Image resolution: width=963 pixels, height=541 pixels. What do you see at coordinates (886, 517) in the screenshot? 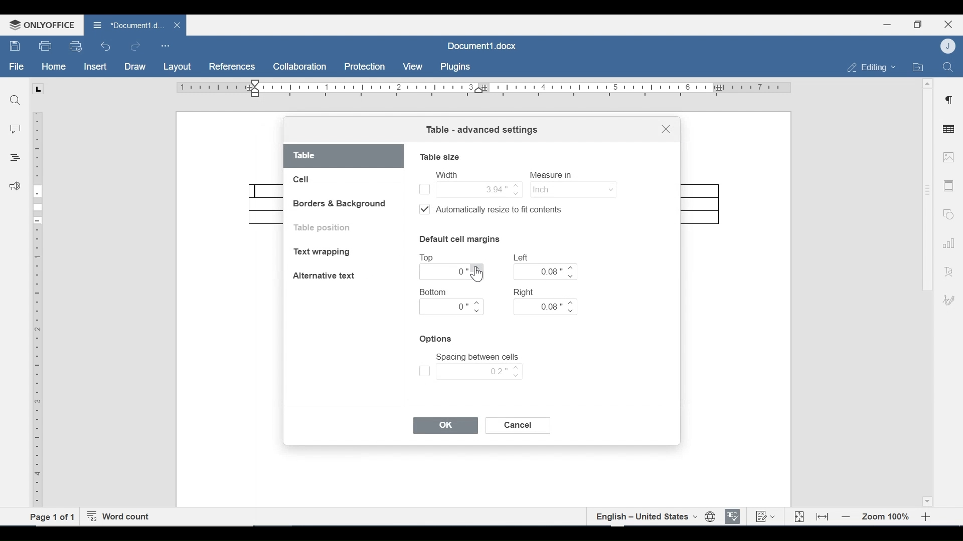
I see `Zoom 100%` at bounding box center [886, 517].